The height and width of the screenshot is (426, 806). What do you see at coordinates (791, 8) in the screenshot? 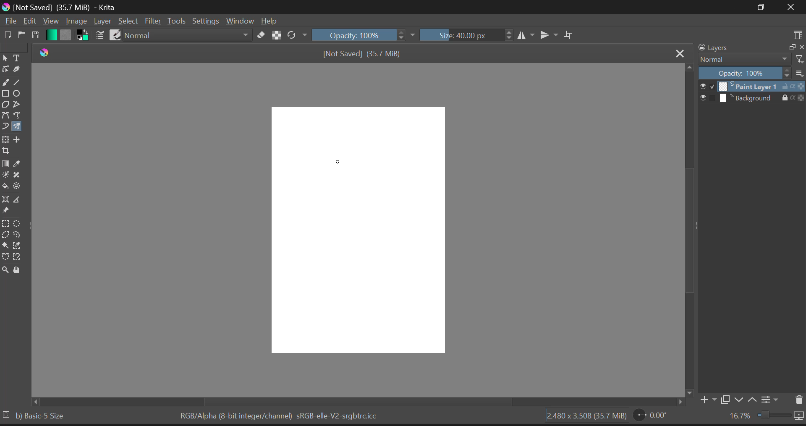
I see `Close` at bounding box center [791, 8].